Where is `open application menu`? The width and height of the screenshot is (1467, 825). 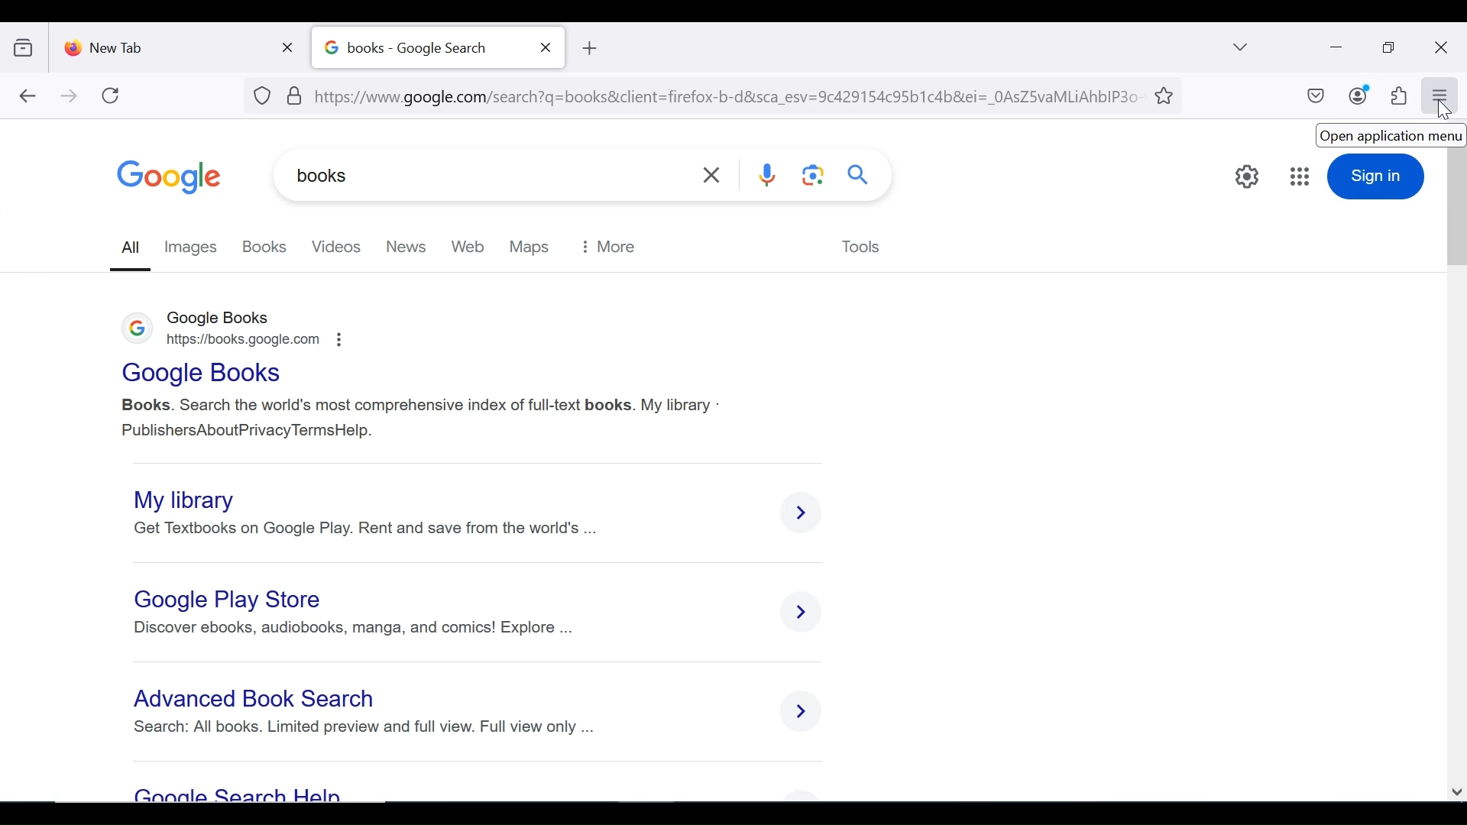
open application menu is located at coordinates (1439, 95).